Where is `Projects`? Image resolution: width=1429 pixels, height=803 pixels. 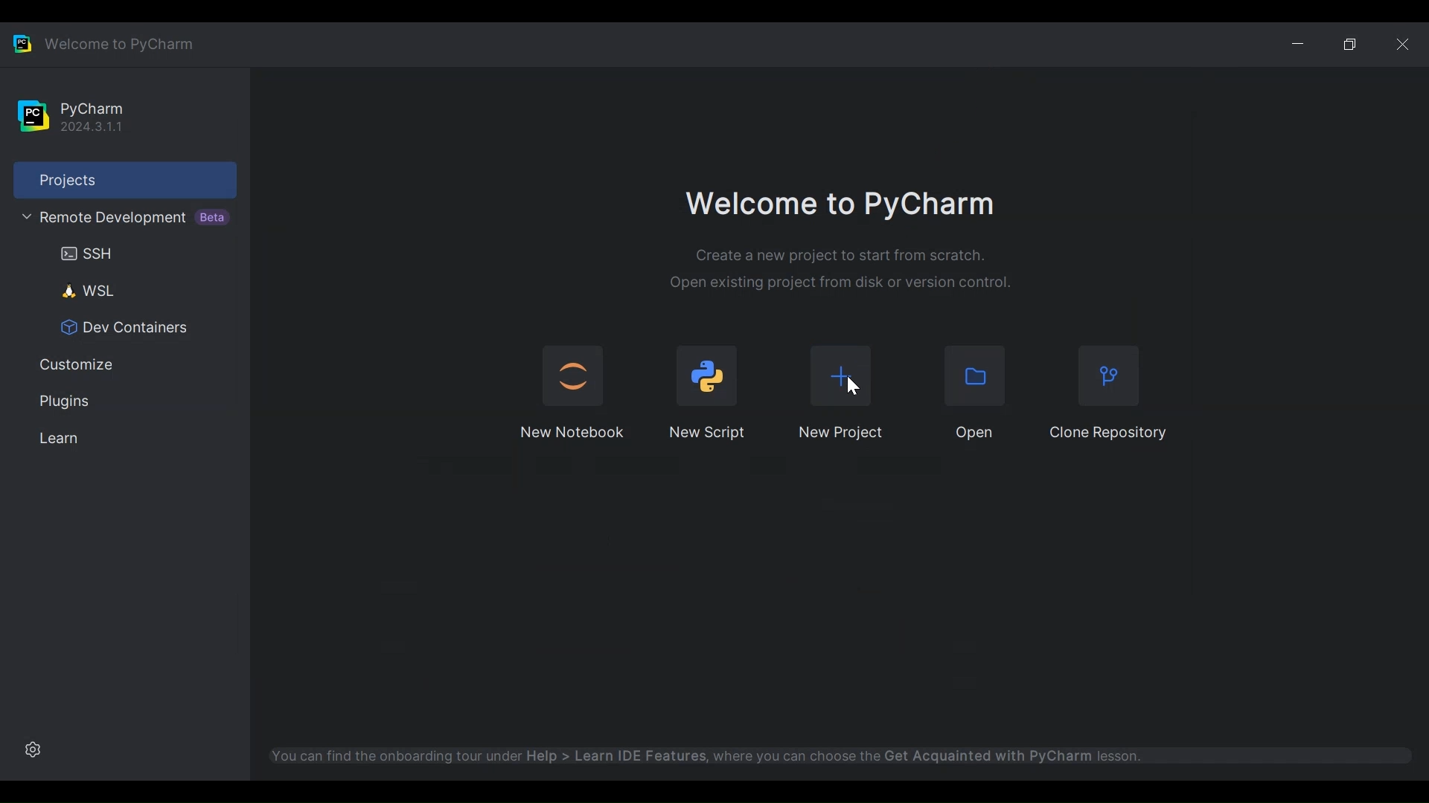
Projects is located at coordinates (124, 179).